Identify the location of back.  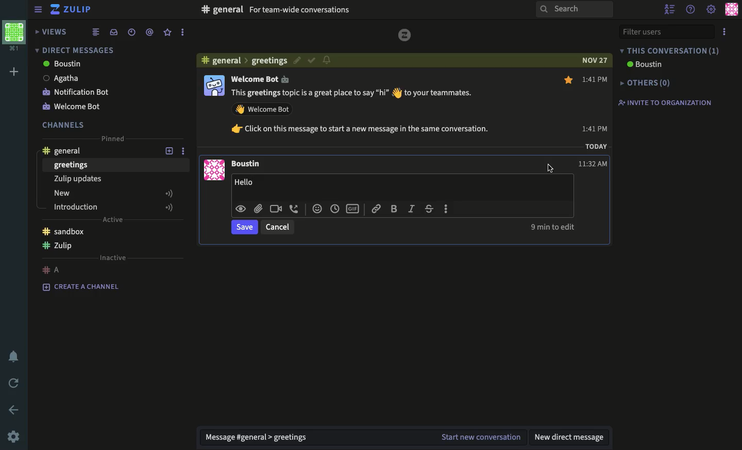
(15, 409).